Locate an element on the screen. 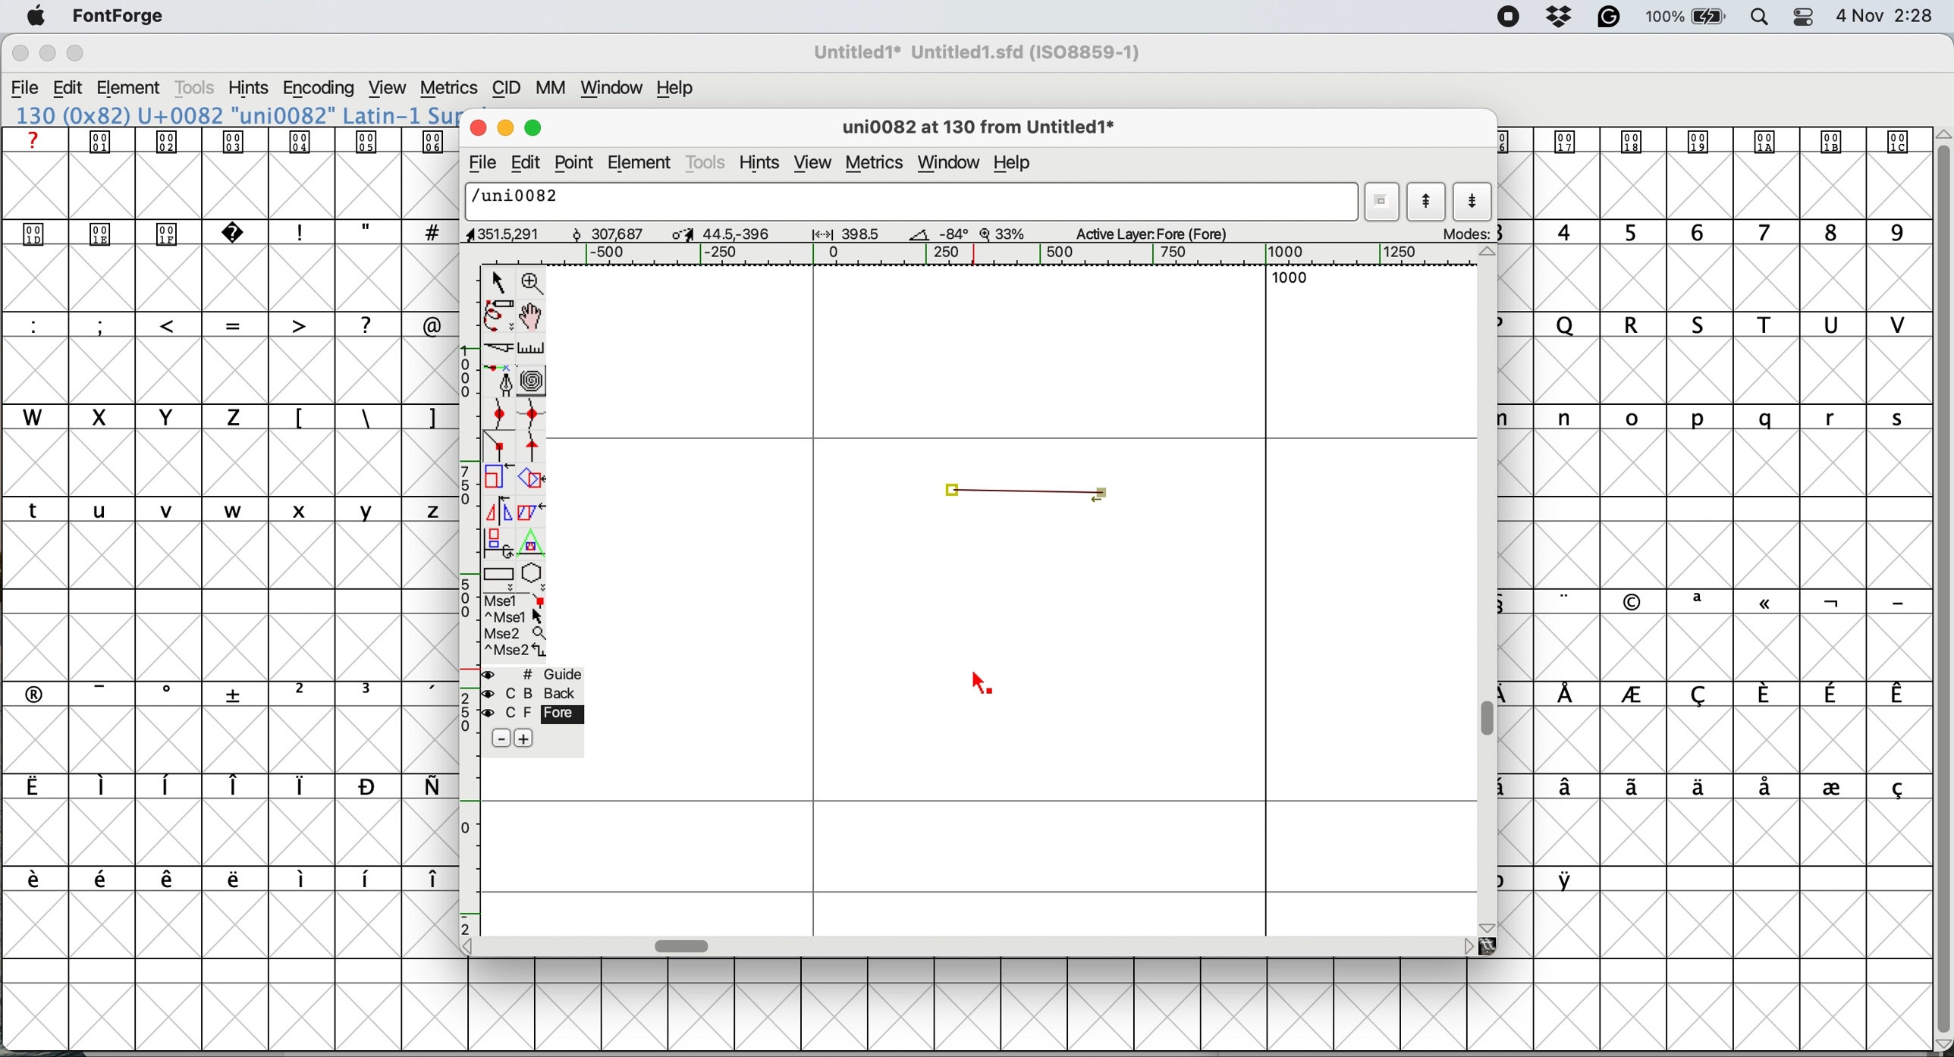  scroll by hand is located at coordinates (534, 316).